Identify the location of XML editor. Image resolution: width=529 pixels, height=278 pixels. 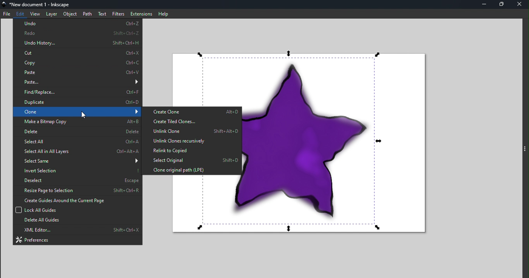
(79, 230).